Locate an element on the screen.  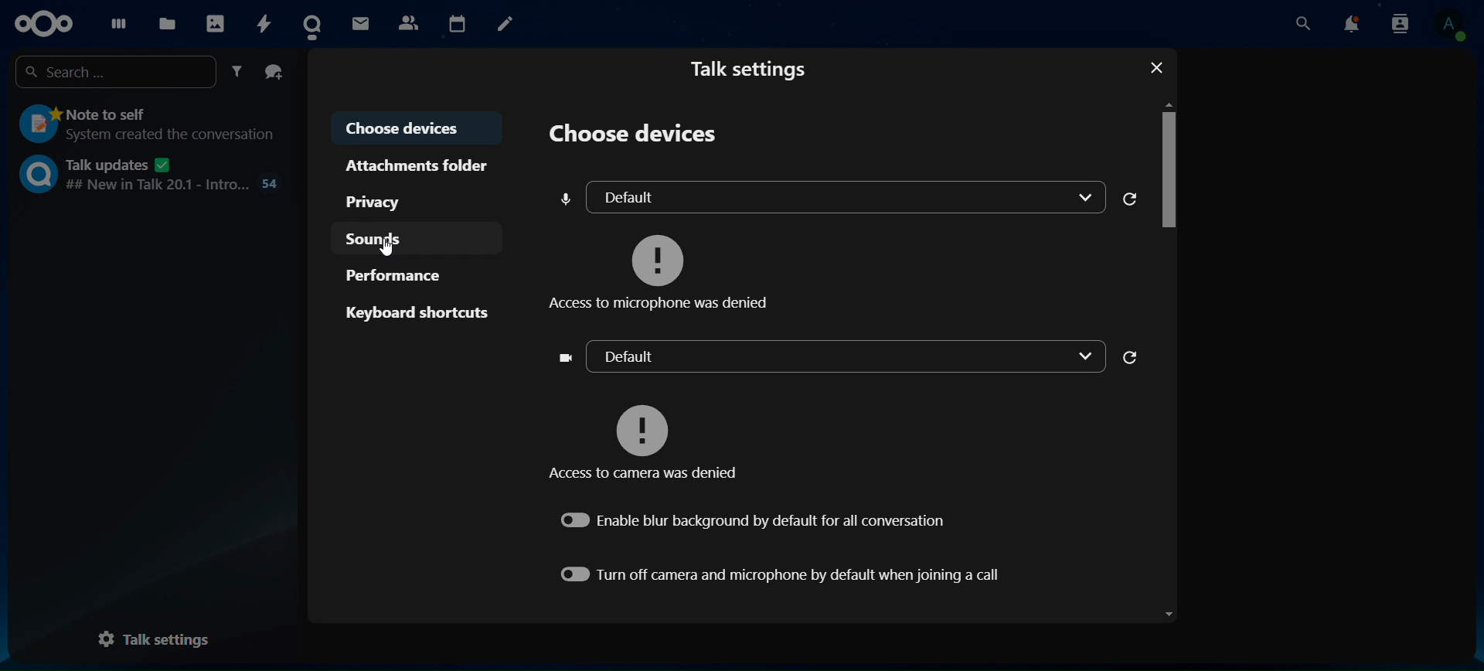
refresh is located at coordinates (1133, 201).